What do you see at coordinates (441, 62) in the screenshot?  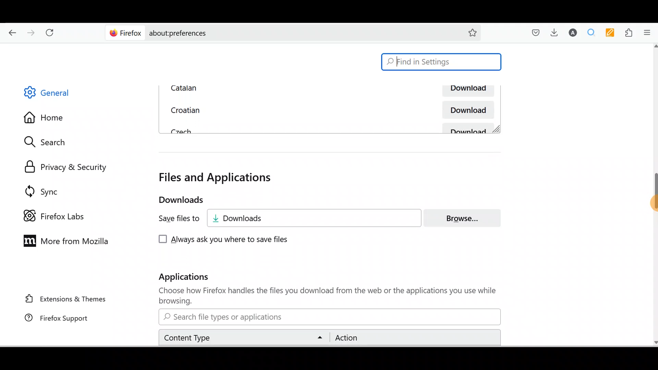 I see `Search bar` at bounding box center [441, 62].